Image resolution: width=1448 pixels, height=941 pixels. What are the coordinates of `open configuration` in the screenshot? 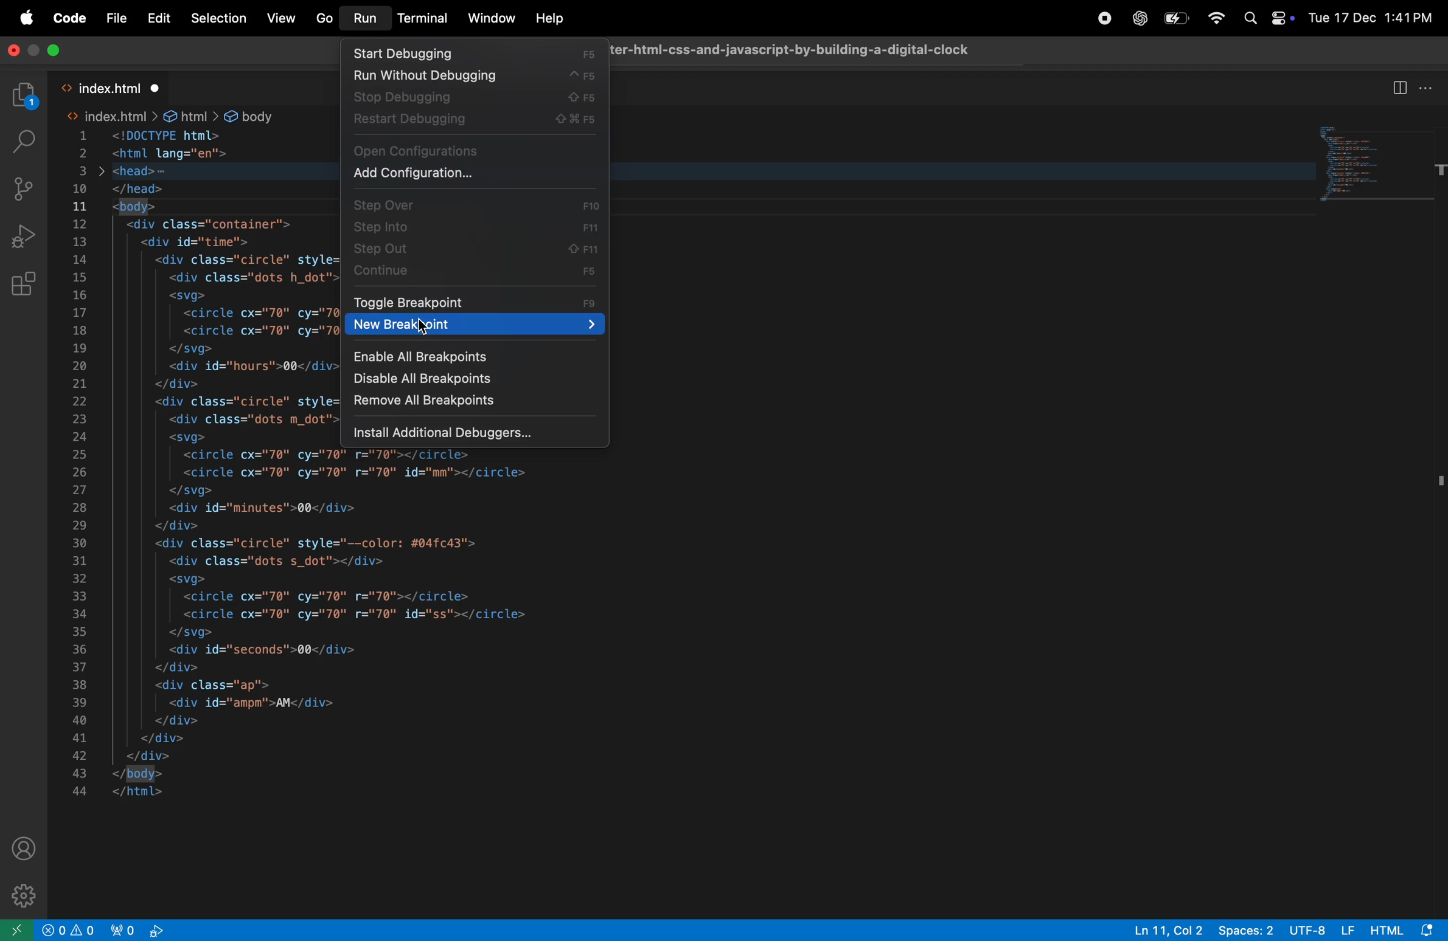 It's located at (475, 150).